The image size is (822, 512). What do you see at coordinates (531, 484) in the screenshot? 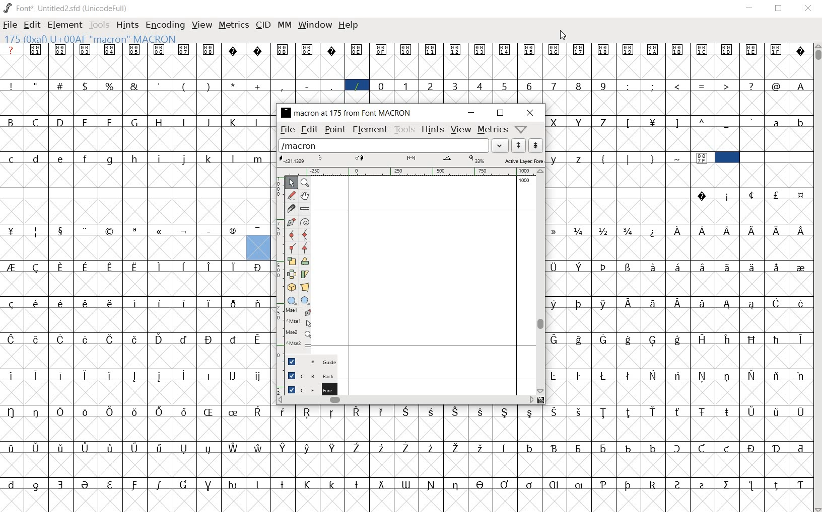
I see `Symbol` at bounding box center [531, 484].